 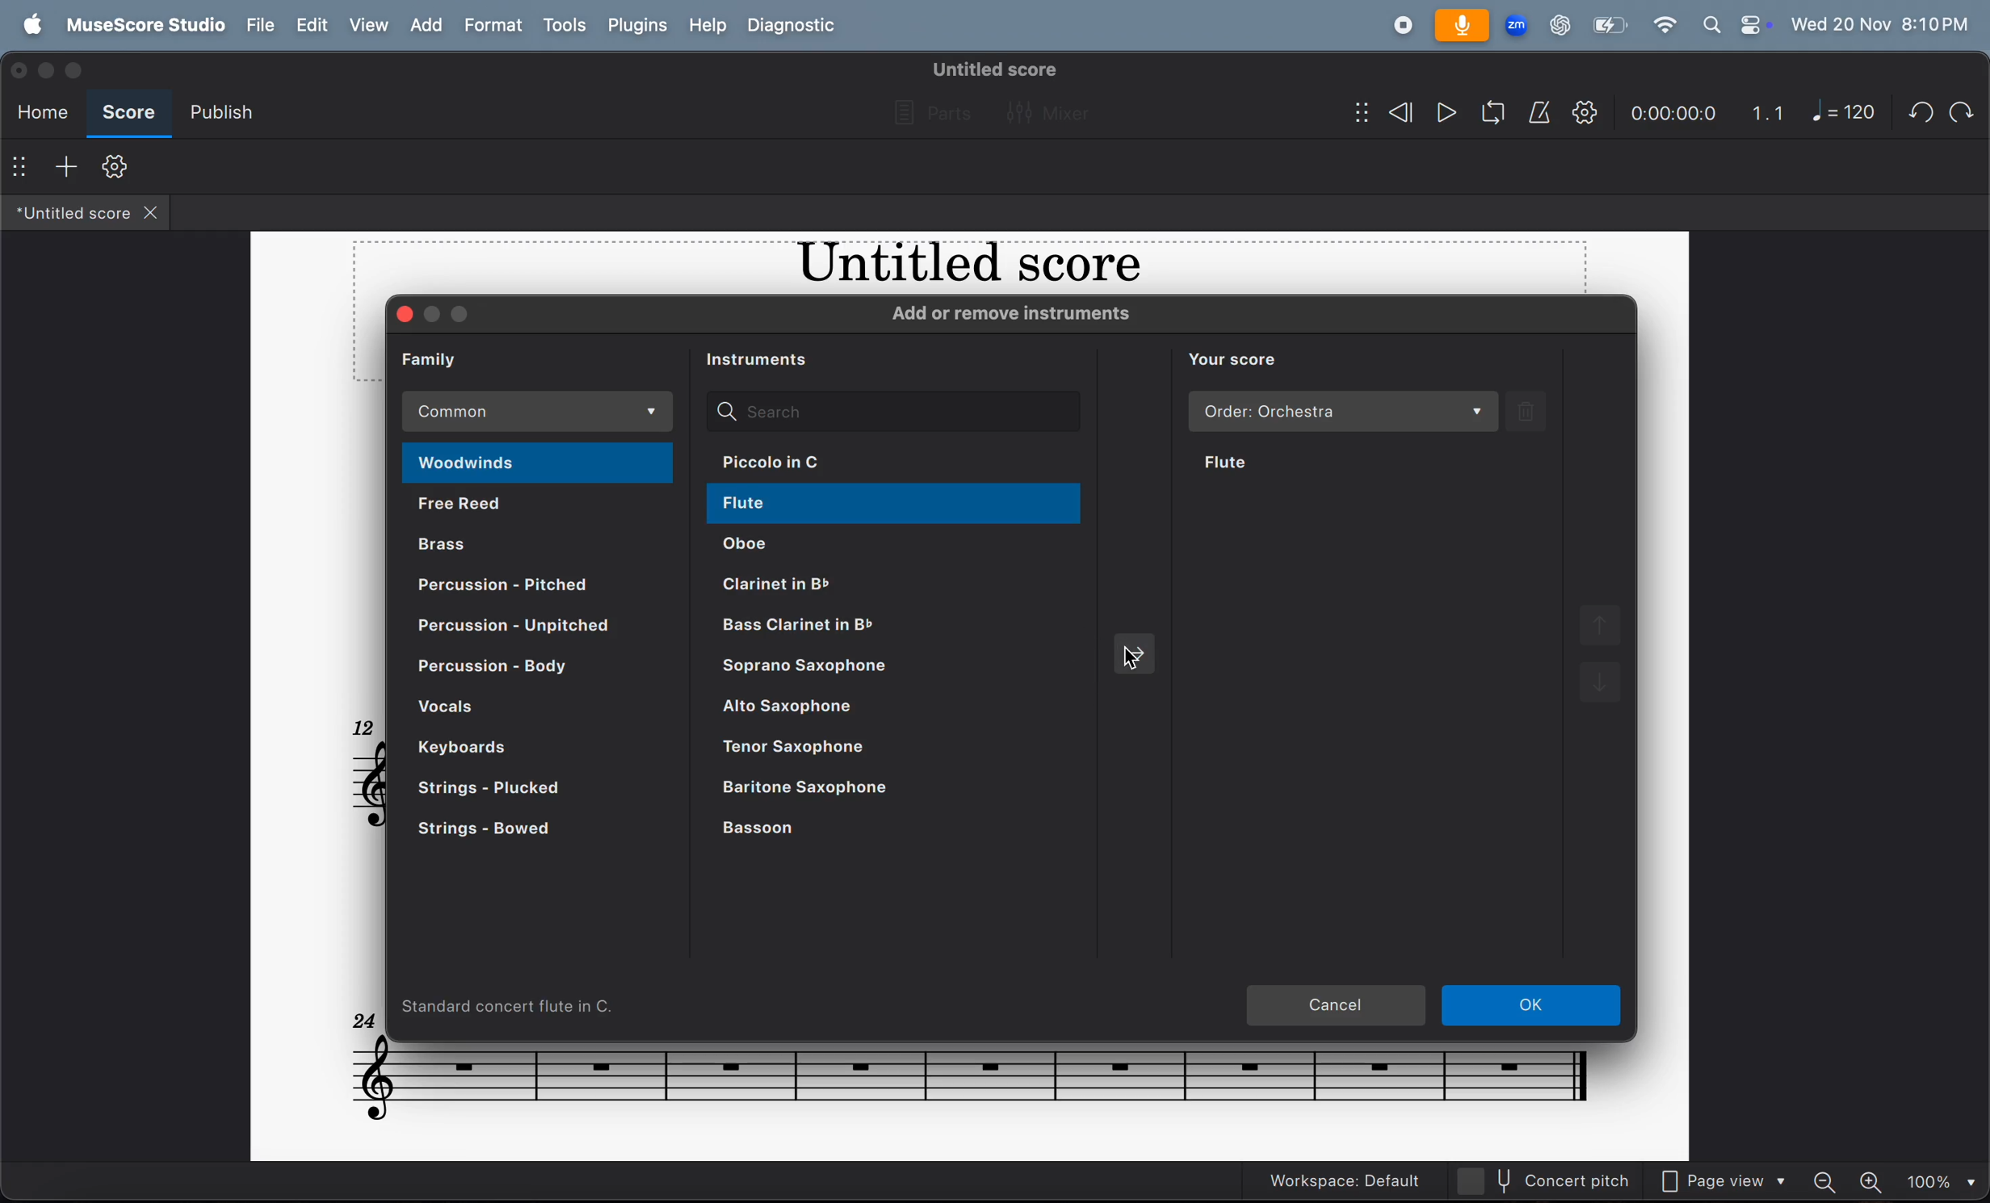 What do you see at coordinates (1350, 109) in the screenshot?
I see `show/hide` at bounding box center [1350, 109].